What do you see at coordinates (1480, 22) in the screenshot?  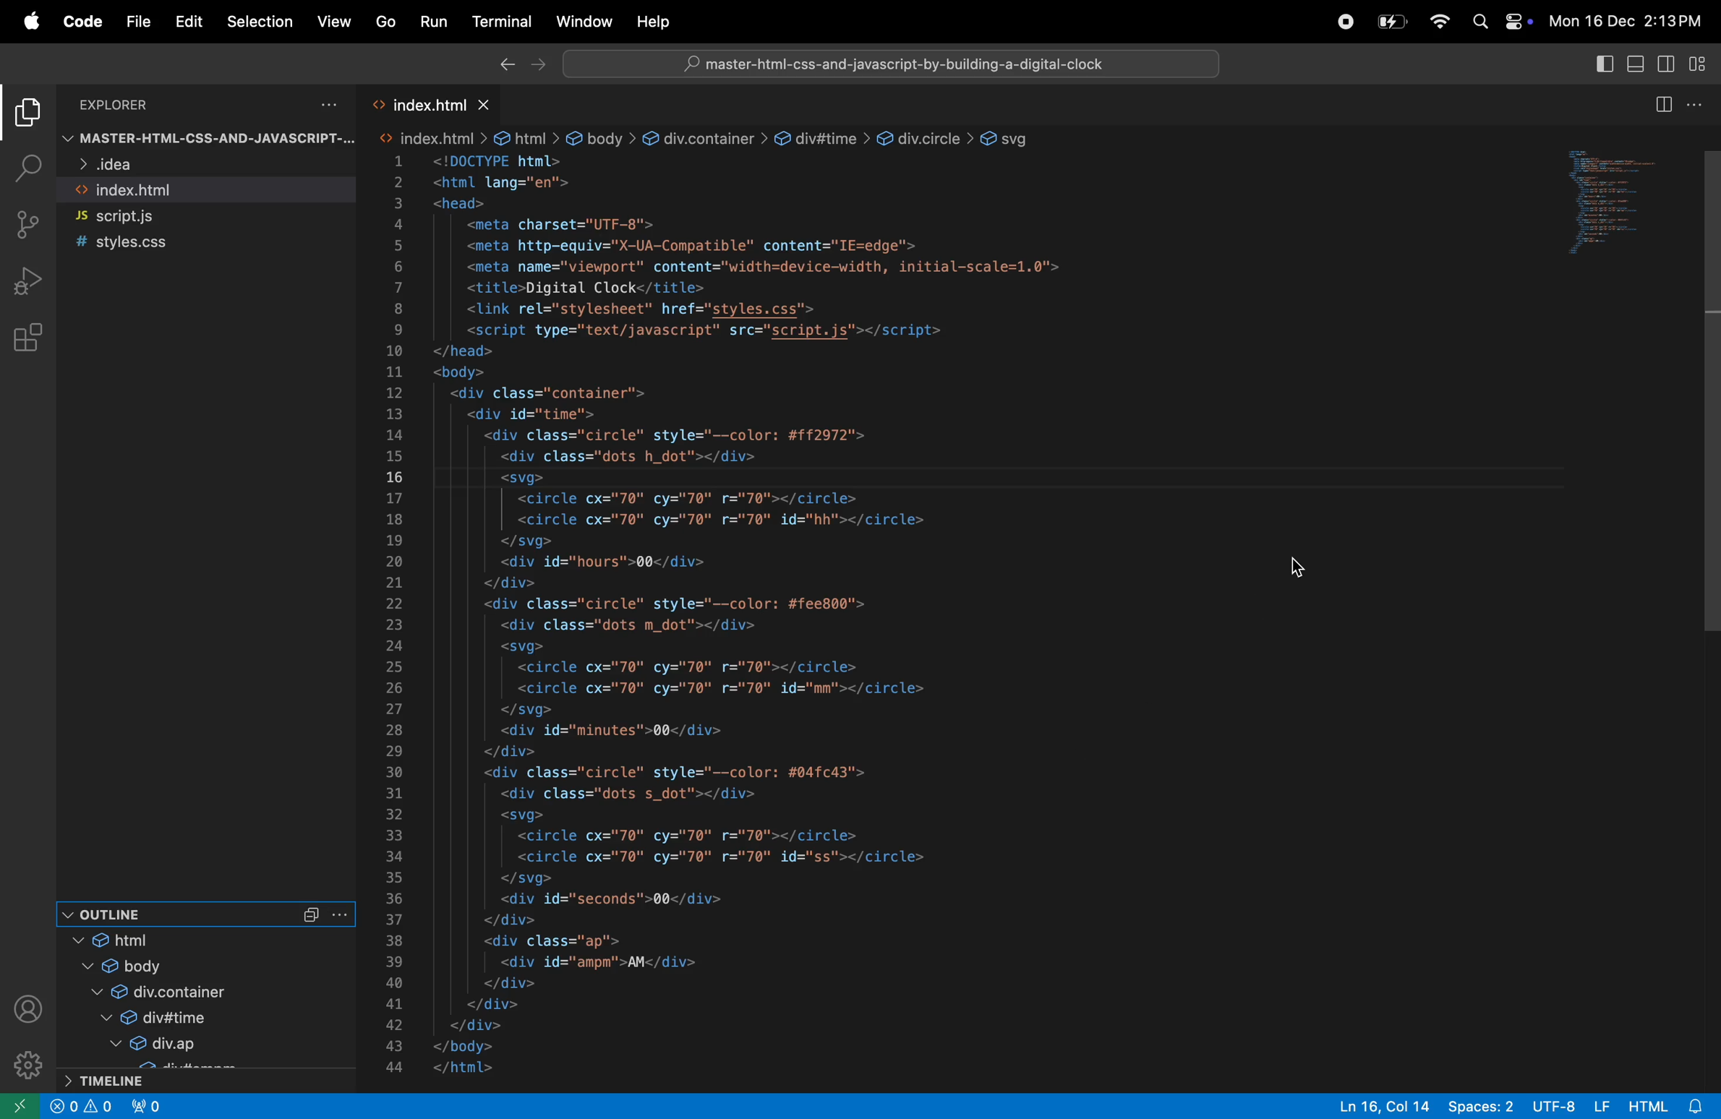 I see `search` at bounding box center [1480, 22].